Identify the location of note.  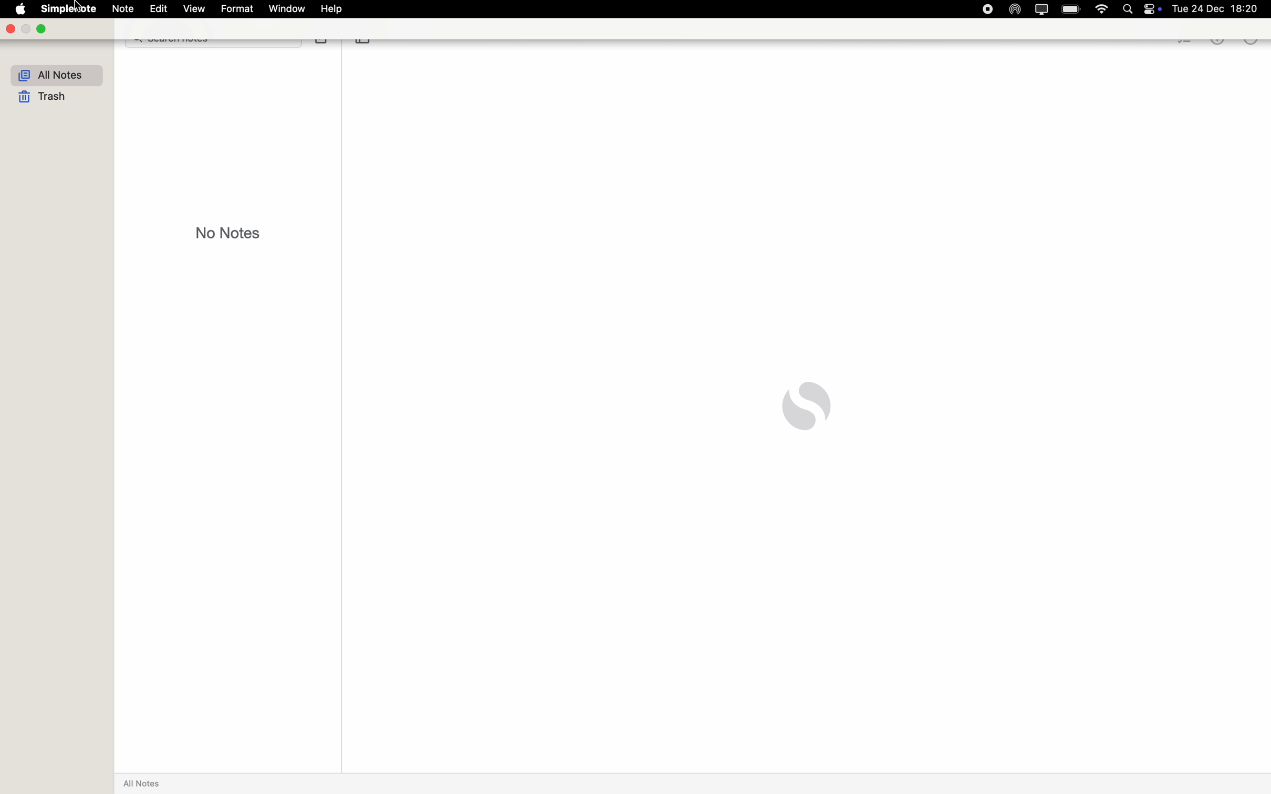
(122, 9).